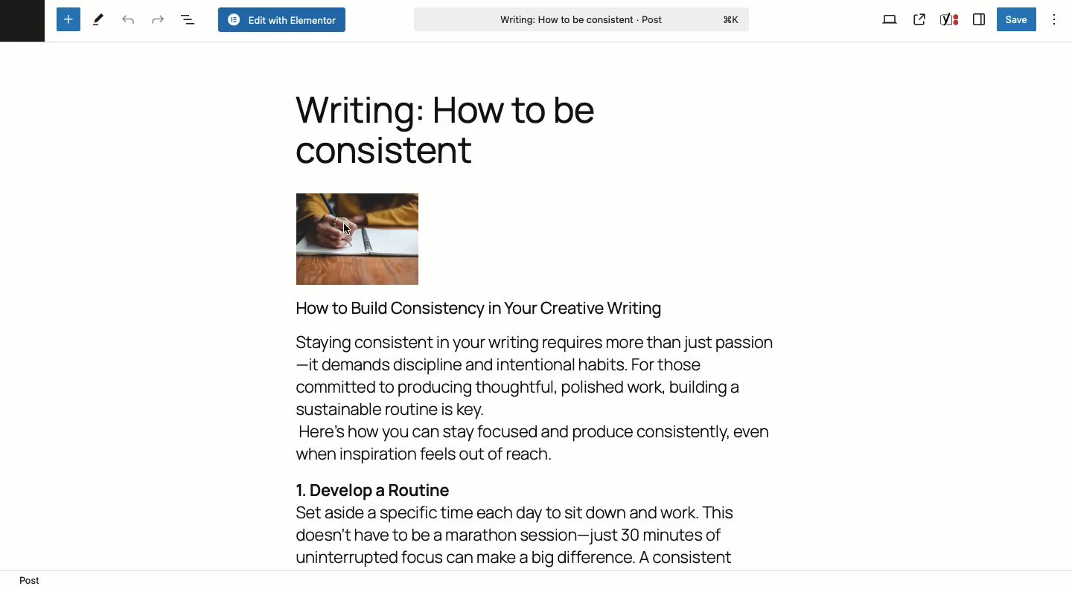 This screenshot has width=1072, height=589. What do you see at coordinates (281, 19) in the screenshot?
I see `Edit with elementor` at bounding box center [281, 19].